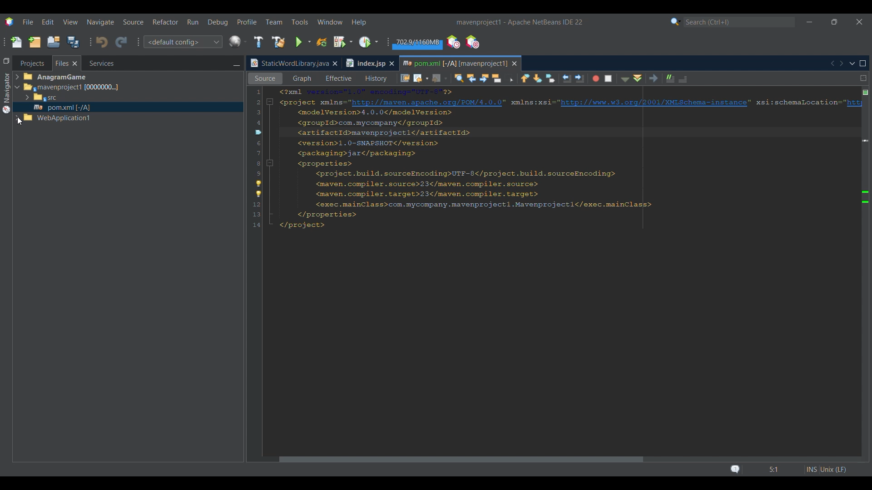  What do you see at coordinates (258, 42) in the screenshot?
I see `Build main project` at bounding box center [258, 42].